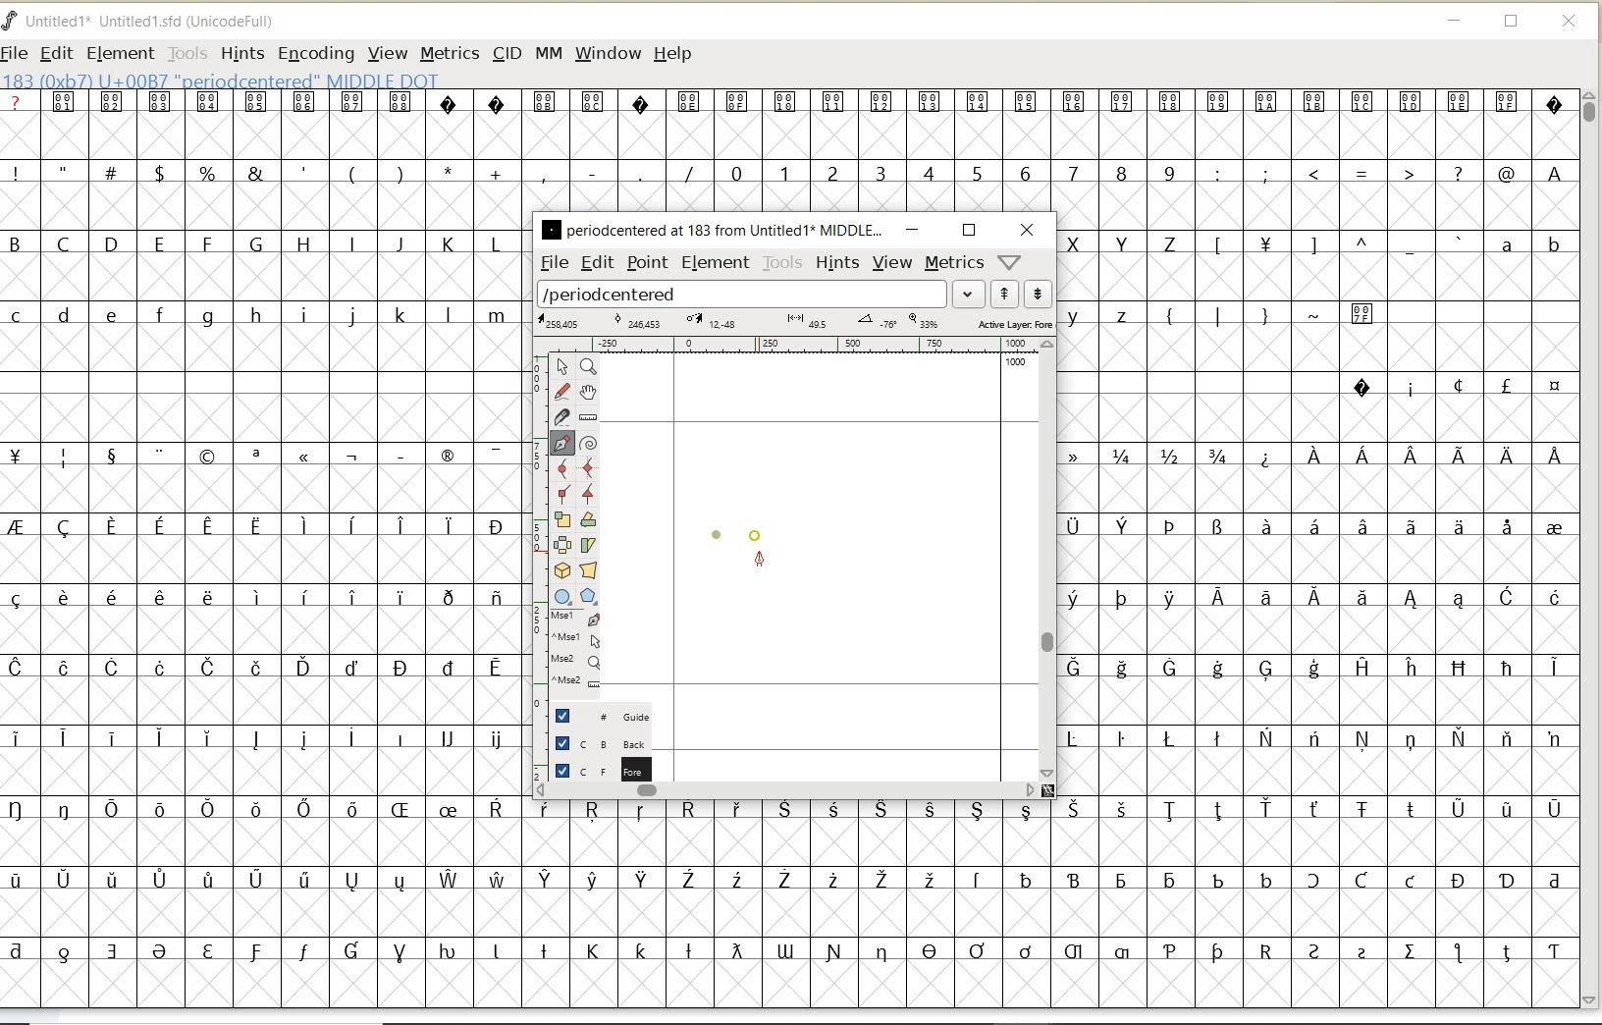 The width and height of the screenshot is (1602, 1025). I want to click on ruler, so click(797, 347).